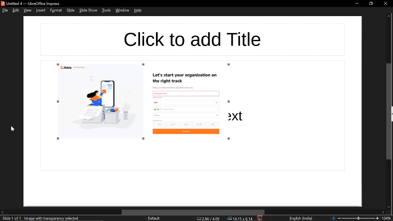 The image size is (393, 221). I want to click on window, so click(123, 10).